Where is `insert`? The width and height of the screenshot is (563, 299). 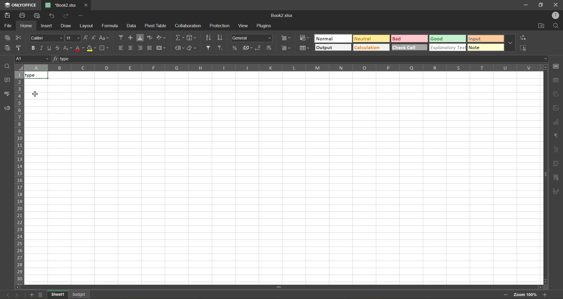 insert is located at coordinates (47, 26).